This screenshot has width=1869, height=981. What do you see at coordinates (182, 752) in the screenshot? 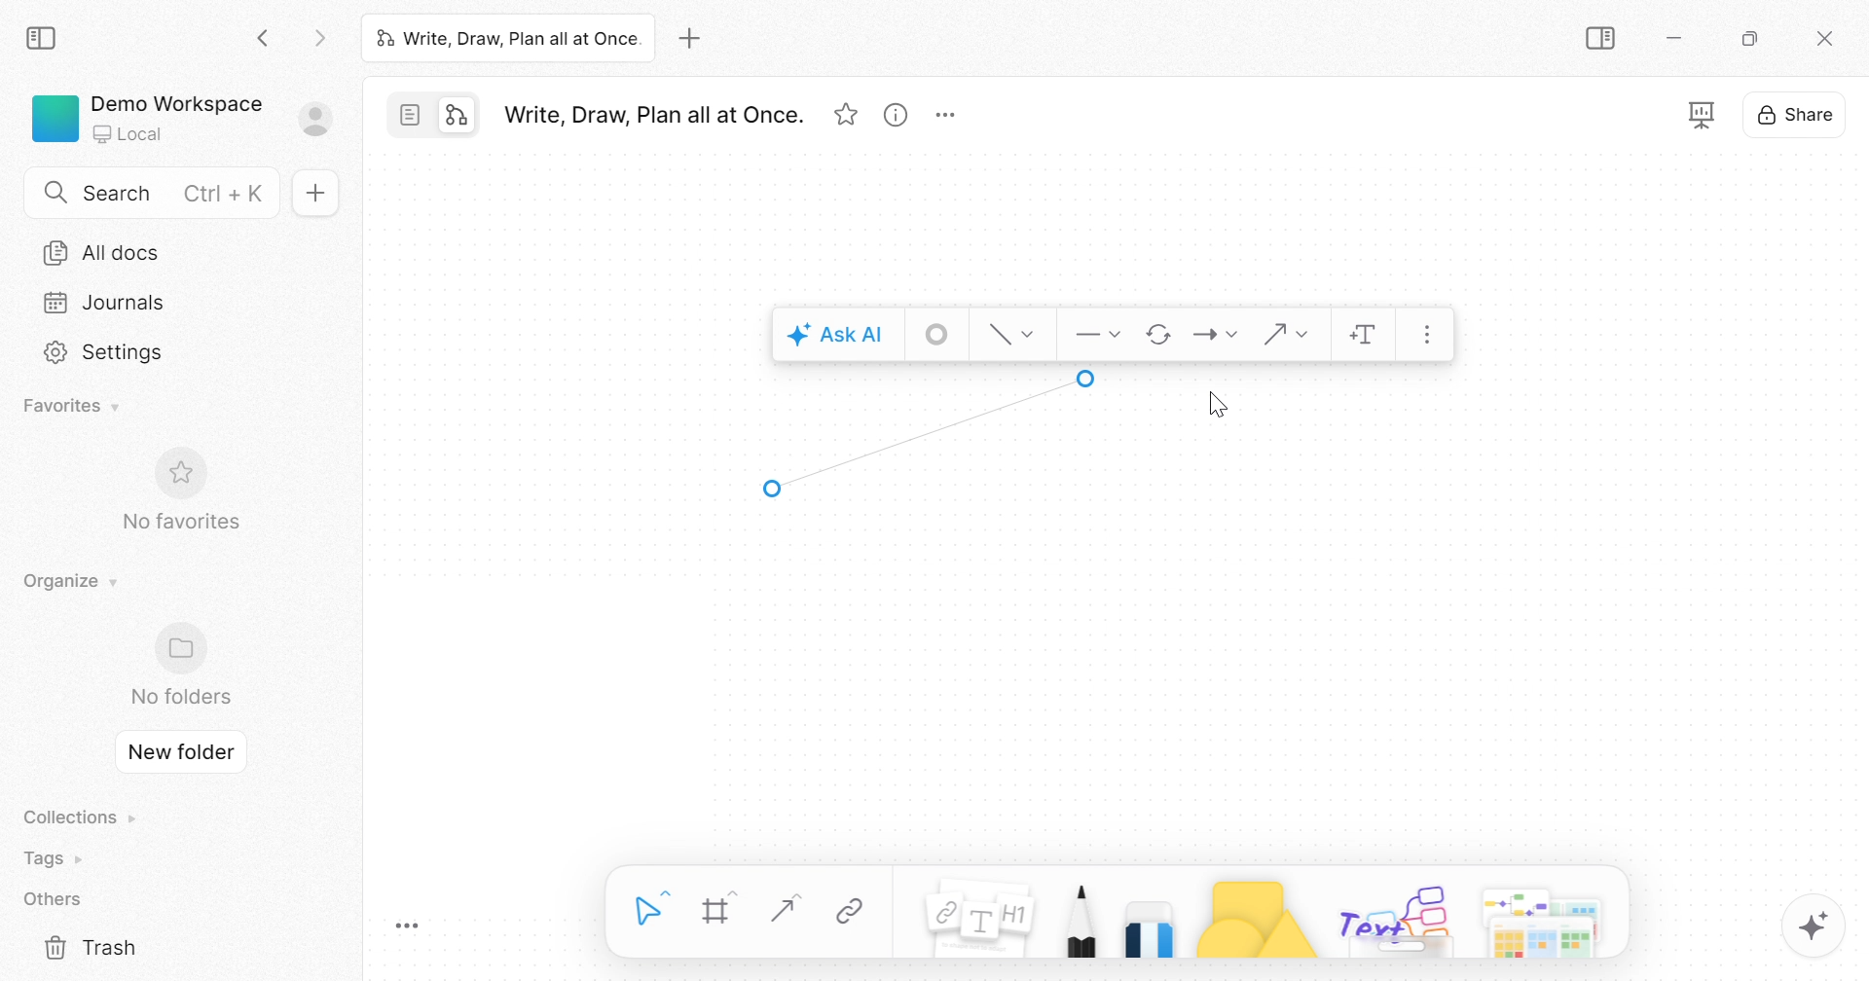
I see `New folder` at bounding box center [182, 752].